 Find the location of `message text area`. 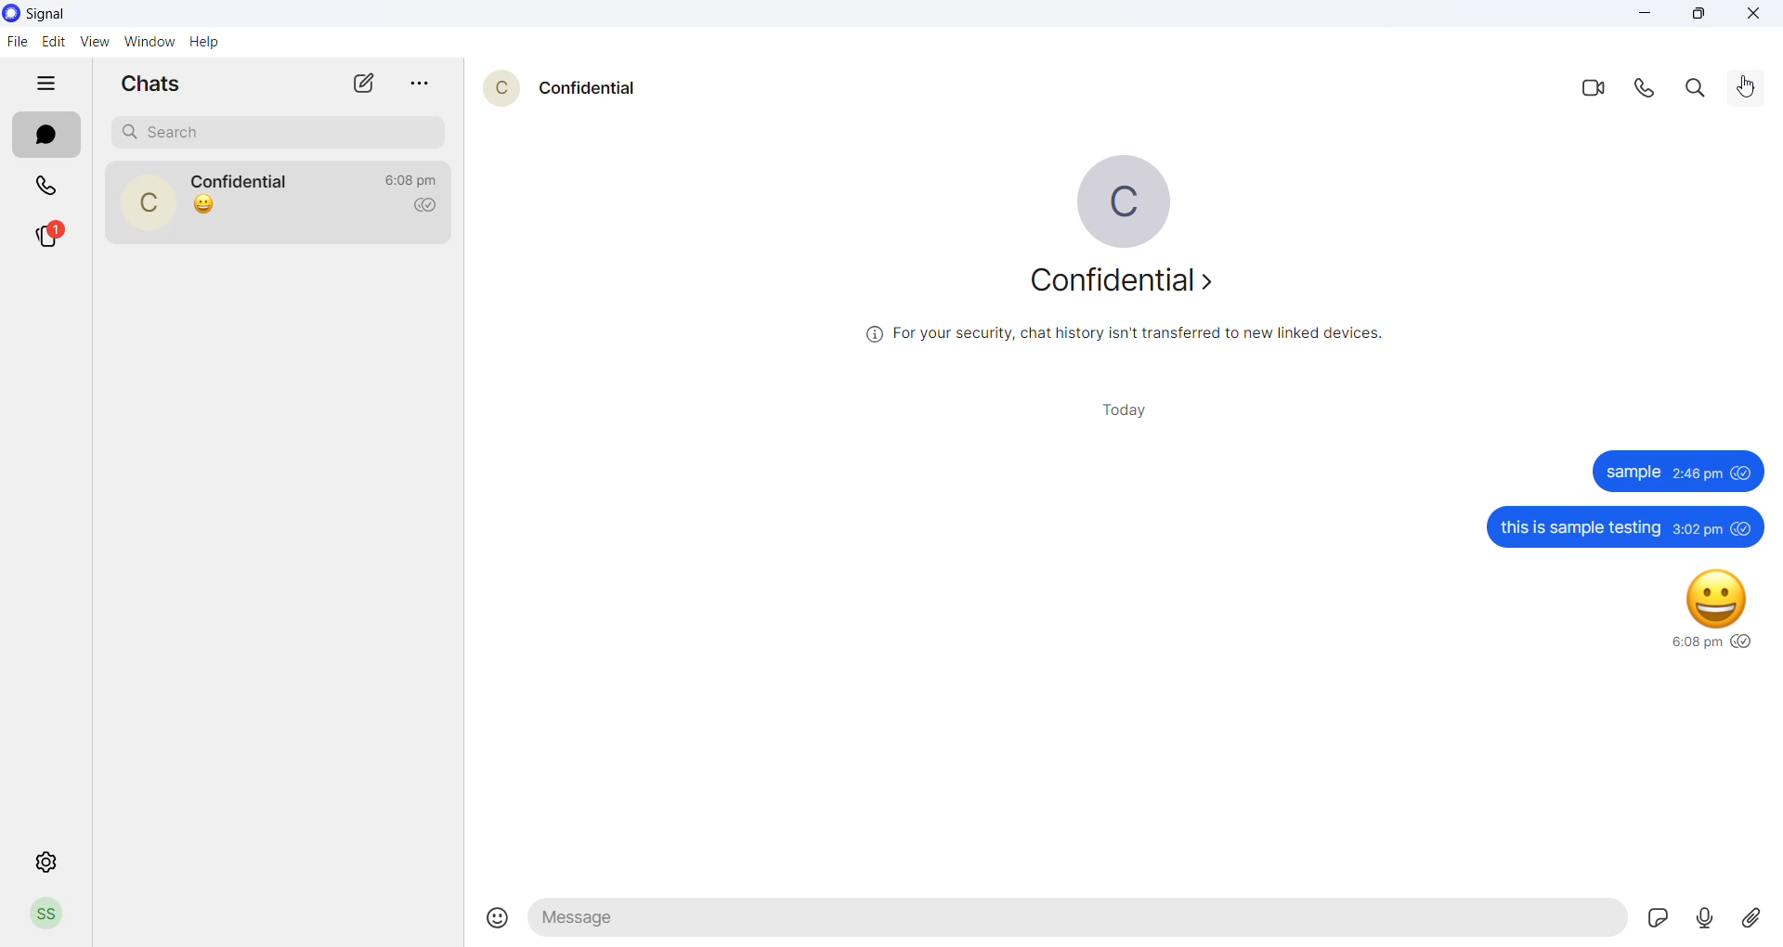

message text area is located at coordinates (1074, 923).